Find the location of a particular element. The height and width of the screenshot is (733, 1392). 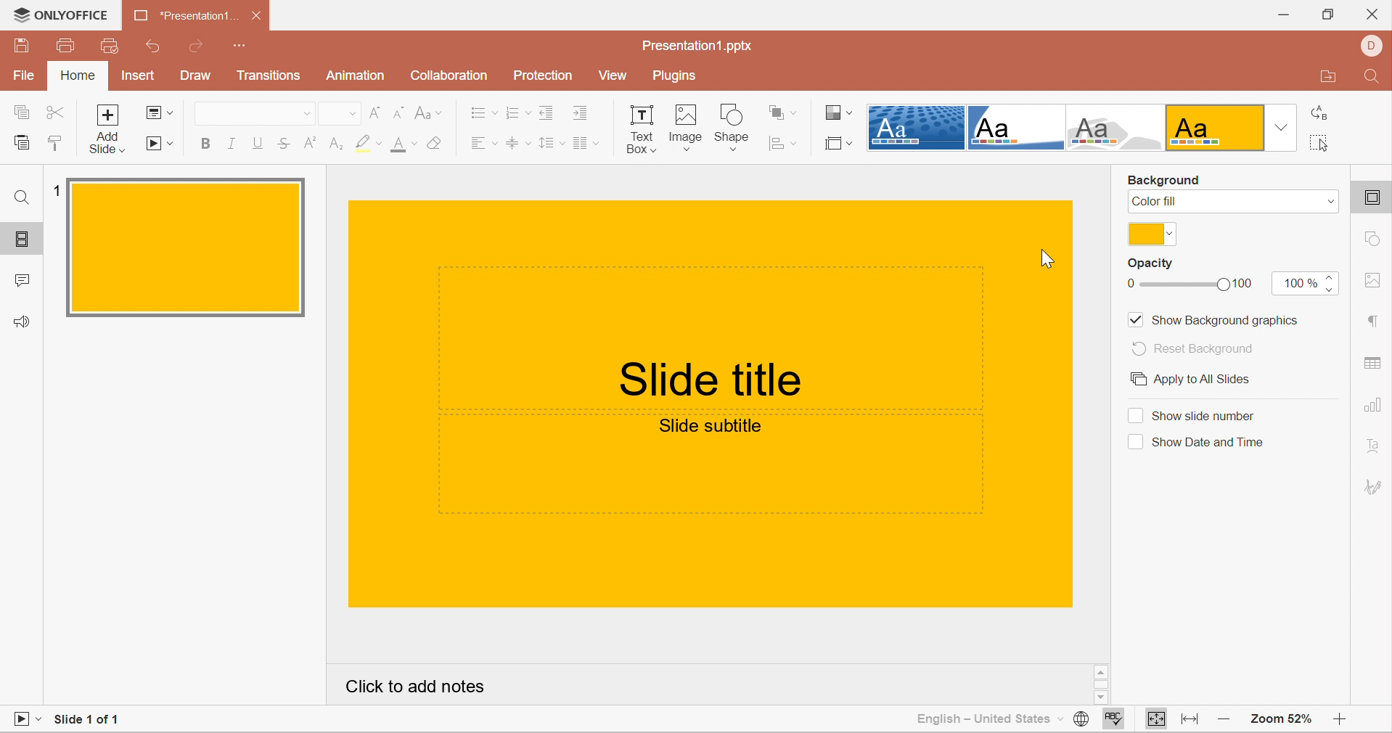

Increment font size is located at coordinates (374, 112).